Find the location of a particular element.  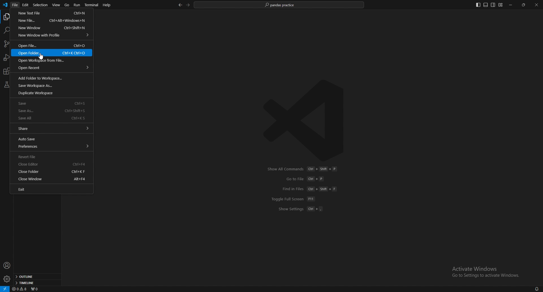

terminal is located at coordinates (92, 5).